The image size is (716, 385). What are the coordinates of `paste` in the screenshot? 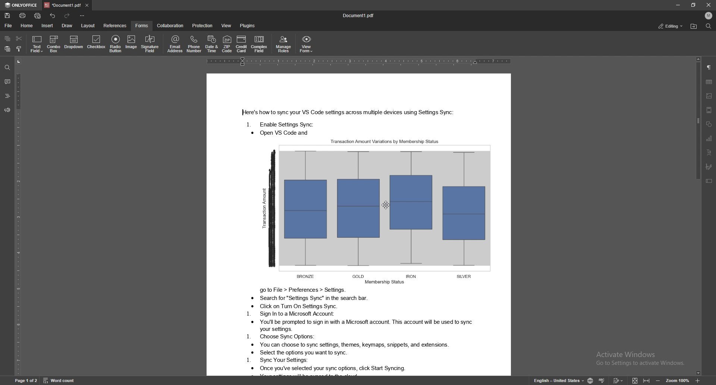 It's located at (7, 49).